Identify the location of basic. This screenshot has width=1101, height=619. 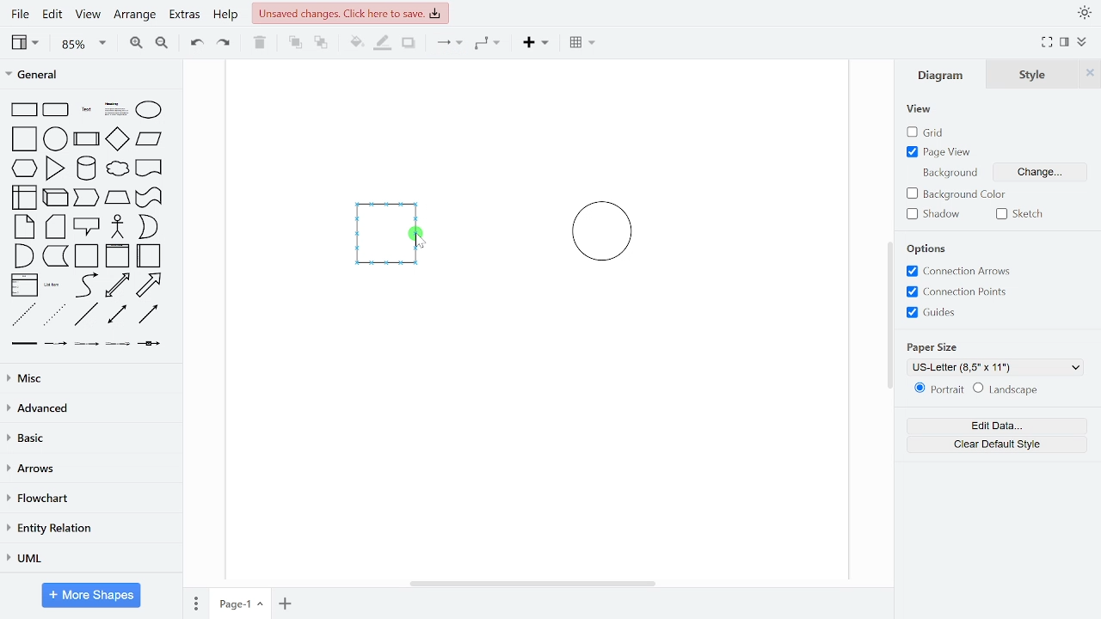
(89, 438).